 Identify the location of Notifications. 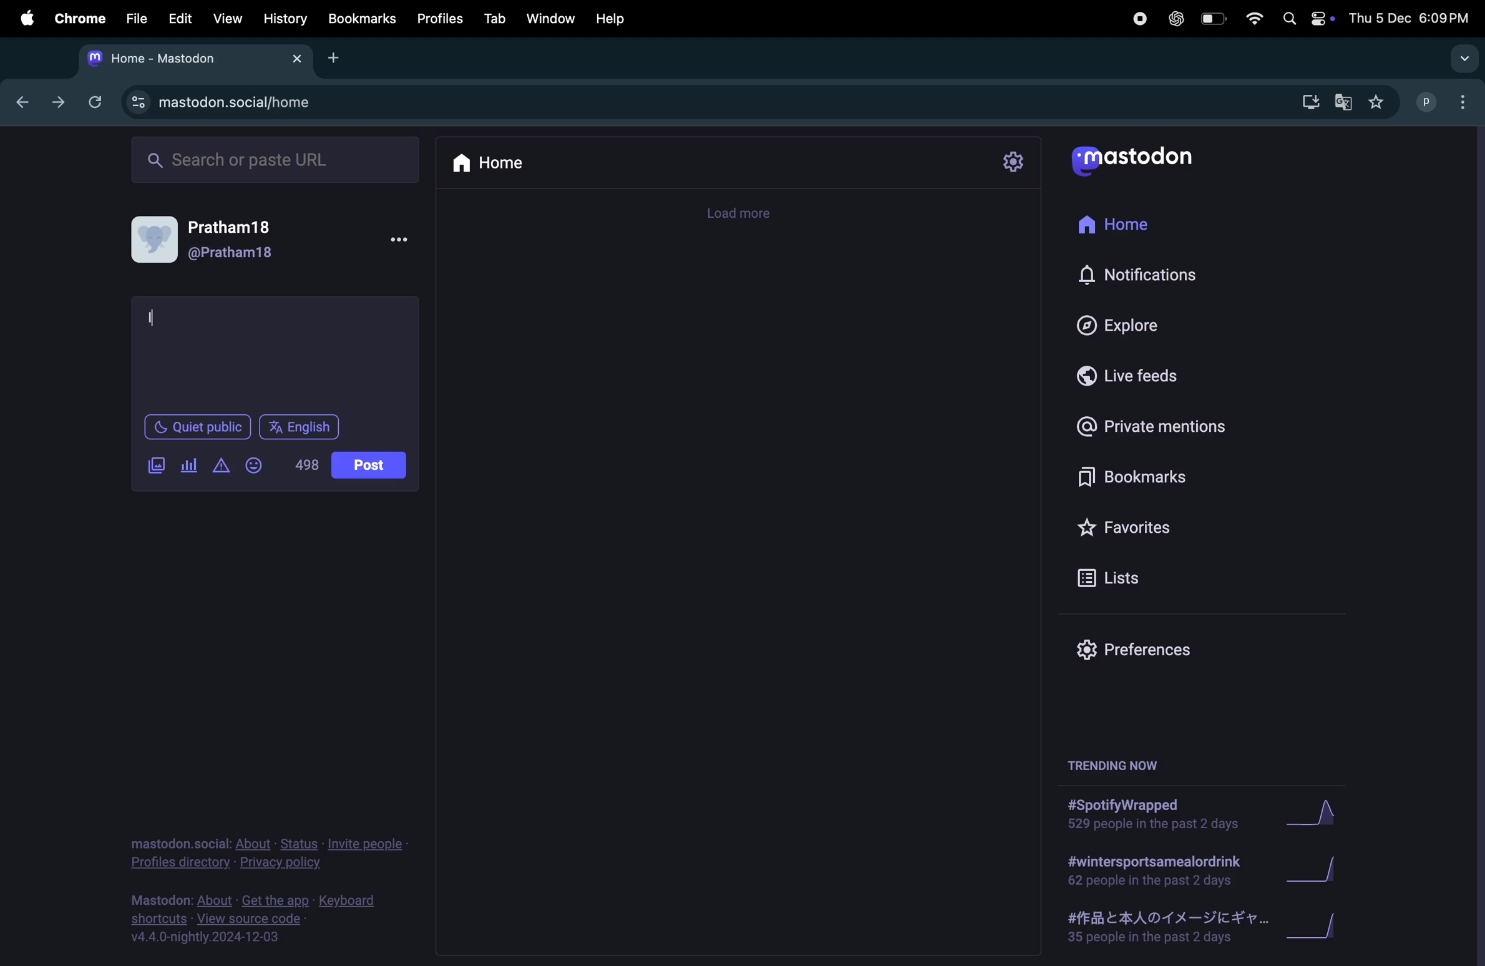
(1142, 273).